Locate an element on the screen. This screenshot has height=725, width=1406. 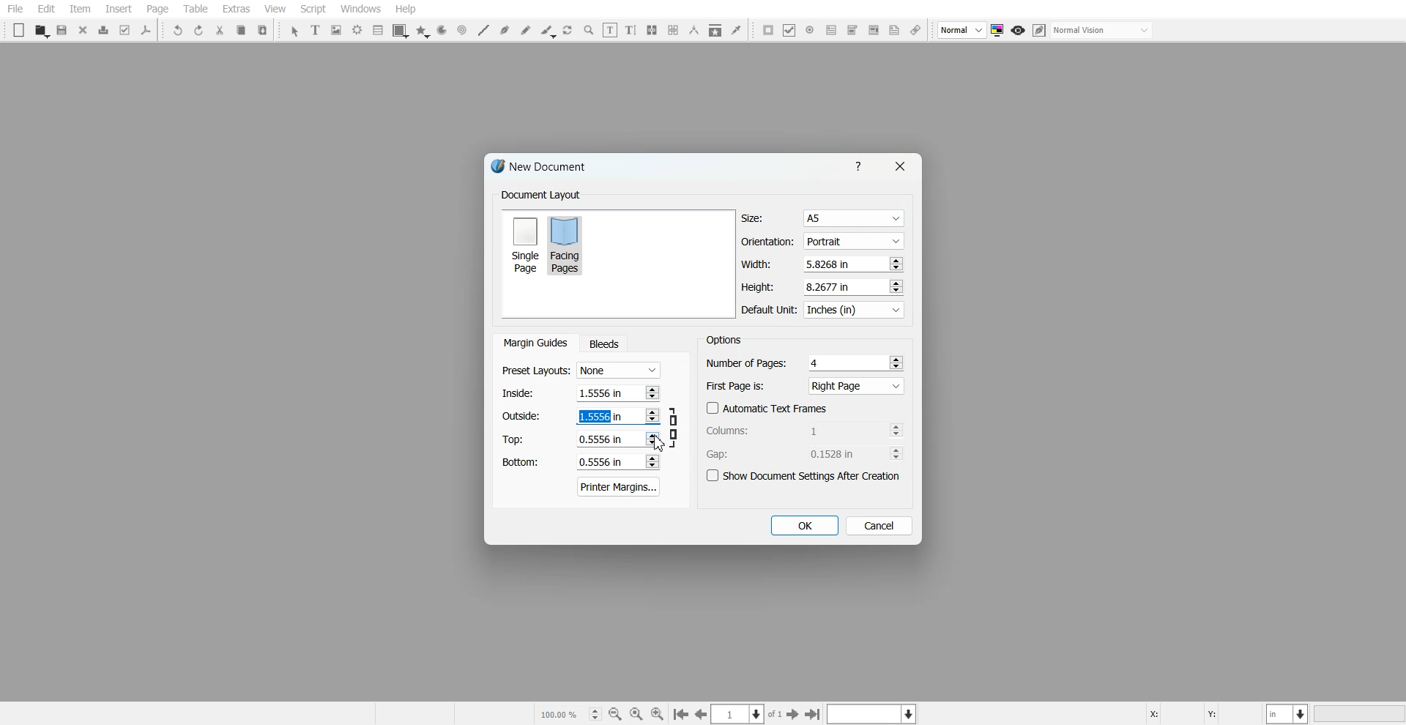
Cursor is located at coordinates (660, 442).